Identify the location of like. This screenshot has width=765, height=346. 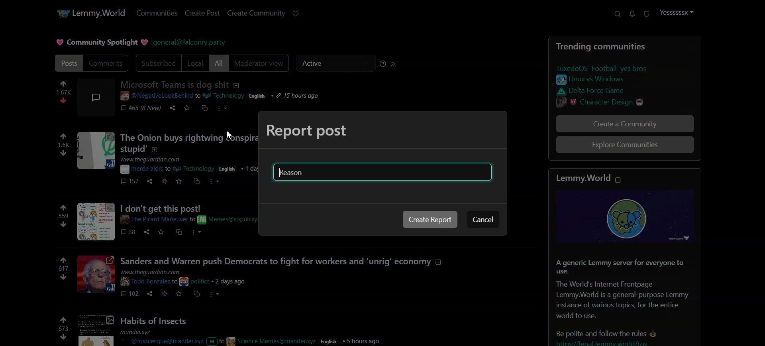
(64, 208).